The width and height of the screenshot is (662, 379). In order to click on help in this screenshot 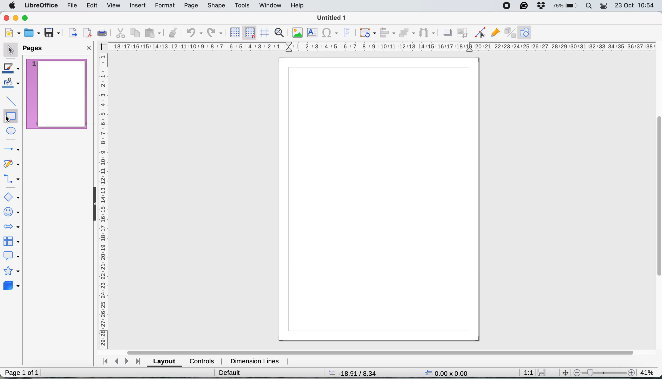, I will do `click(298, 5)`.